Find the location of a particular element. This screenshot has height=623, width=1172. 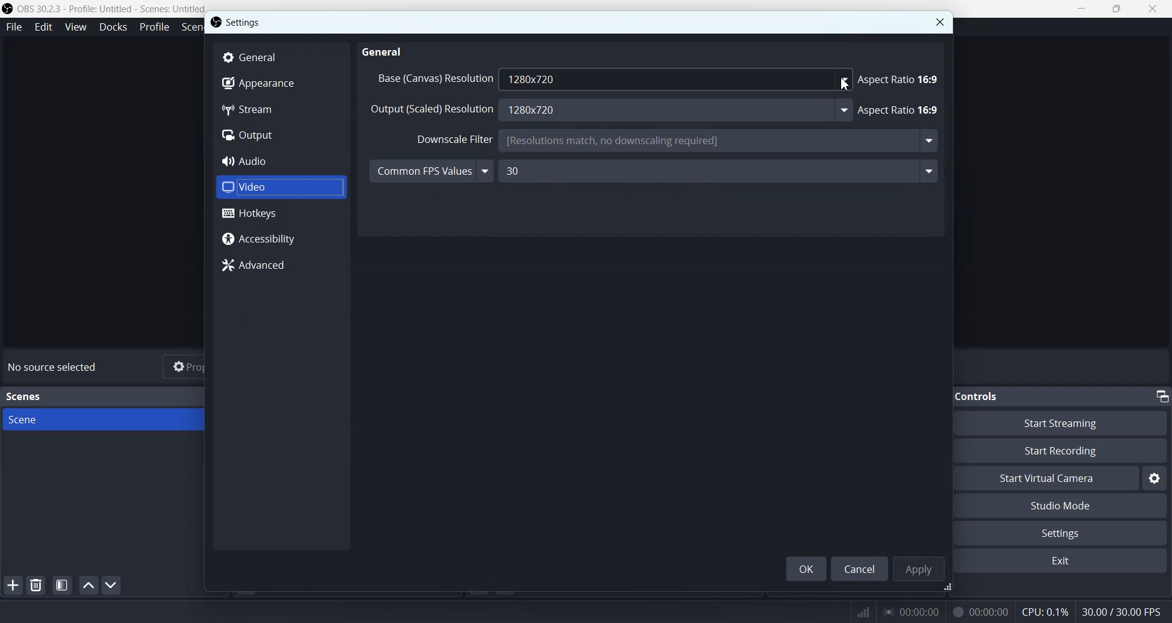

network is located at coordinates (860, 610).